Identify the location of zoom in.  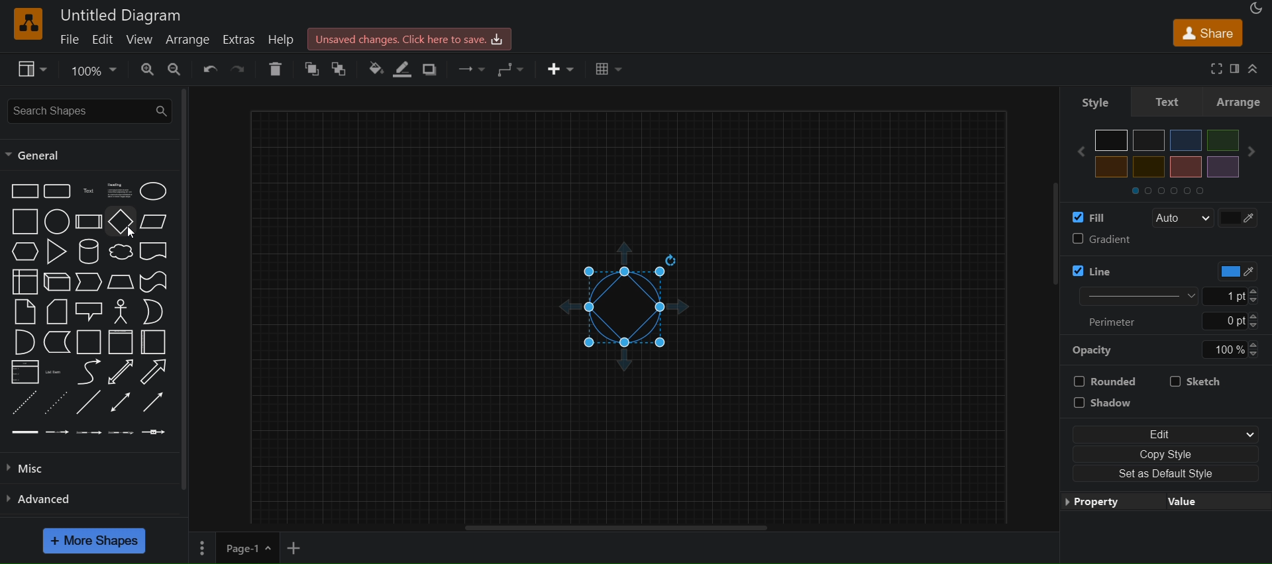
(147, 70).